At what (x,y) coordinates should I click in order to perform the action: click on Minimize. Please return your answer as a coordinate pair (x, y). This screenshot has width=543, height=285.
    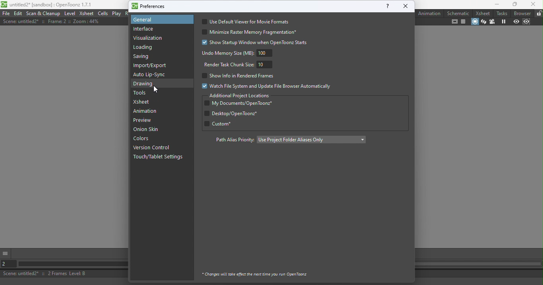
    Looking at the image, I should click on (493, 5).